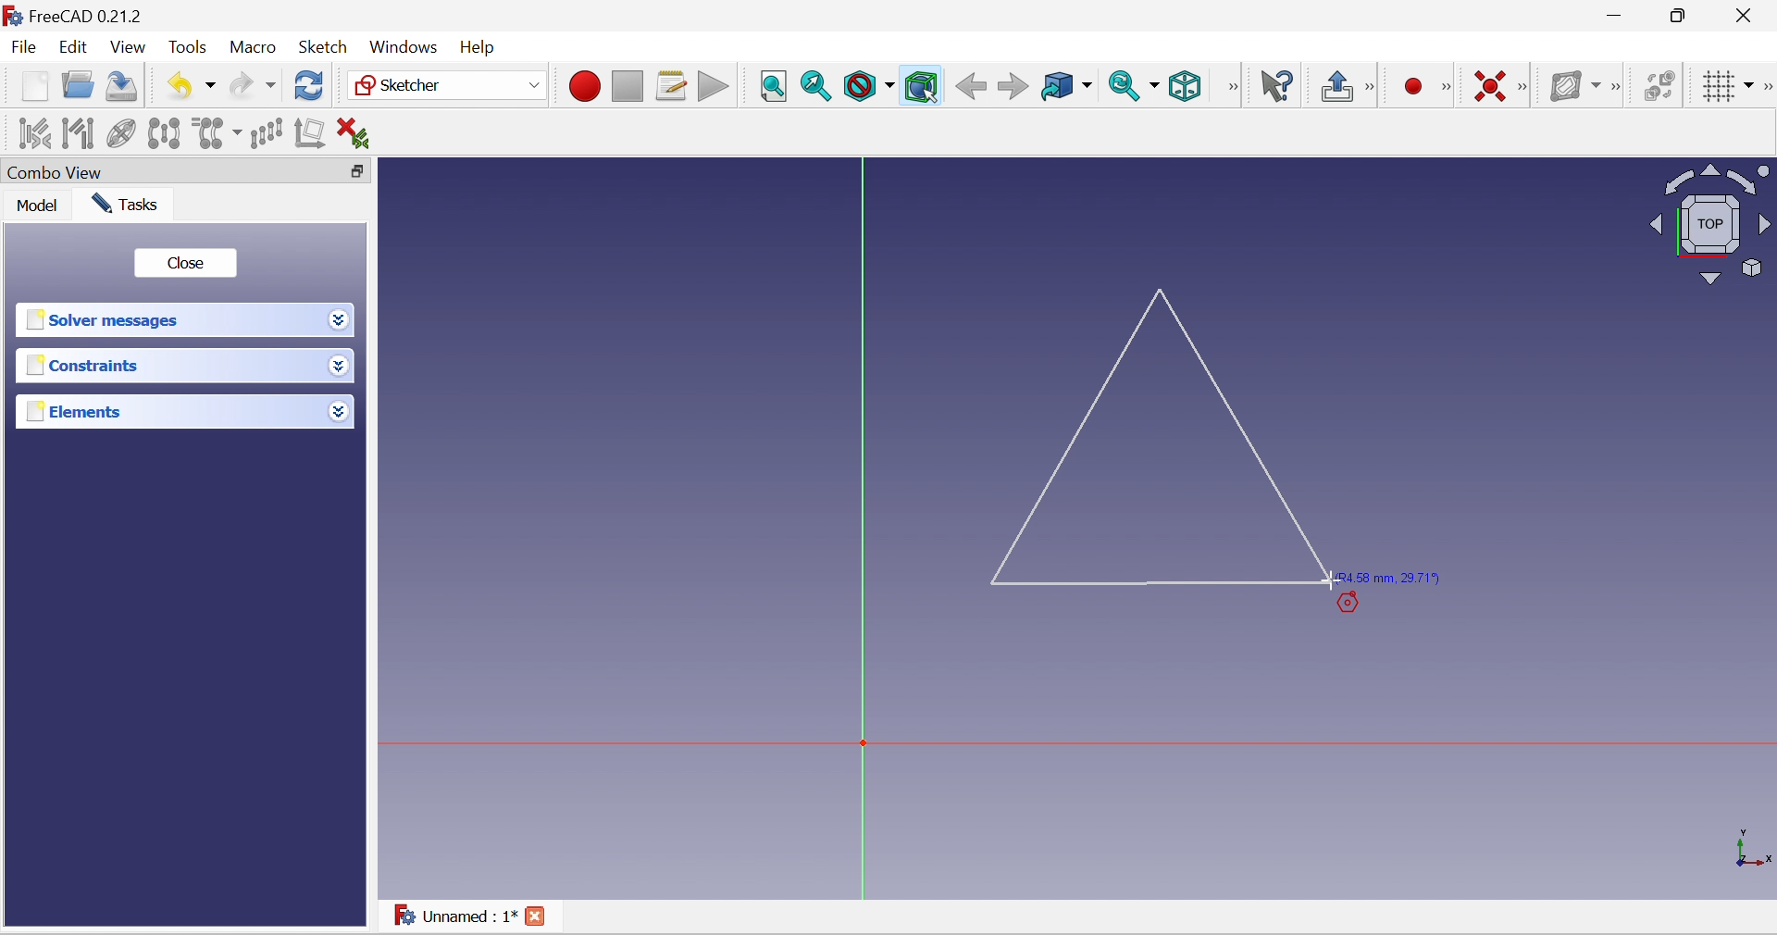  What do you see at coordinates (217, 135) in the screenshot?
I see `Clone` at bounding box center [217, 135].